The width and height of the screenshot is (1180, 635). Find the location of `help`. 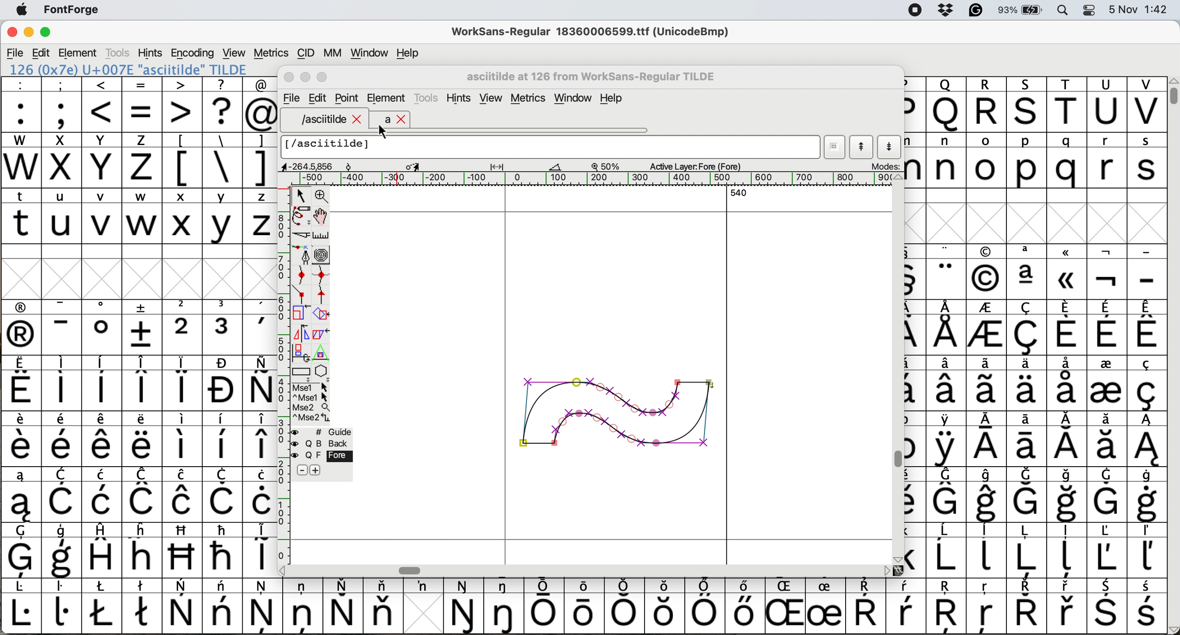

help is located at coordinates (409, 53).